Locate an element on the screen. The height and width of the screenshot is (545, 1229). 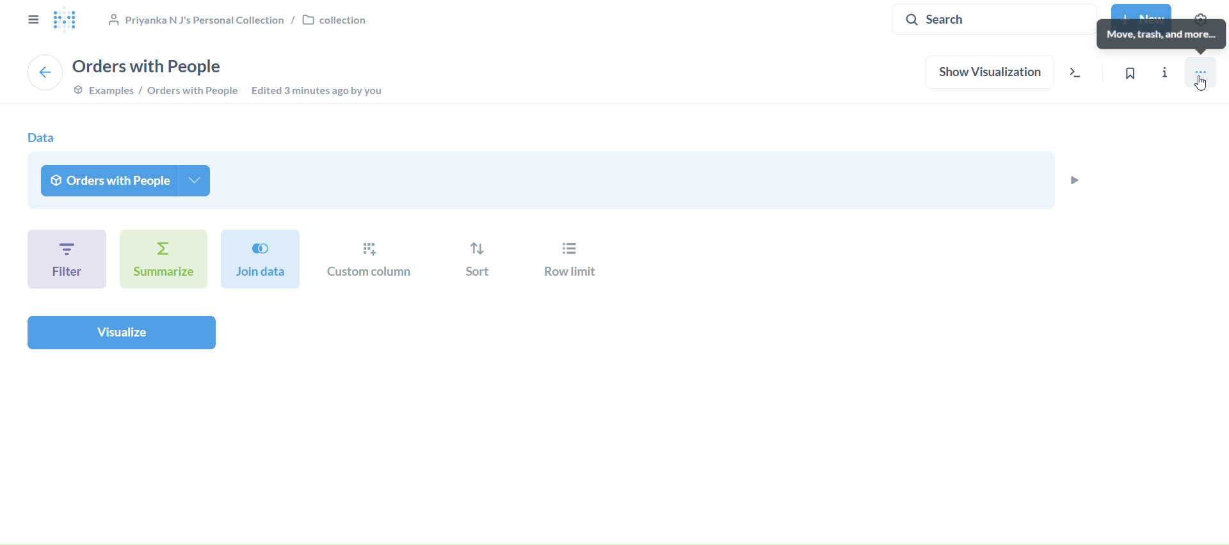
show visualization is located at coordinates (990, 72).